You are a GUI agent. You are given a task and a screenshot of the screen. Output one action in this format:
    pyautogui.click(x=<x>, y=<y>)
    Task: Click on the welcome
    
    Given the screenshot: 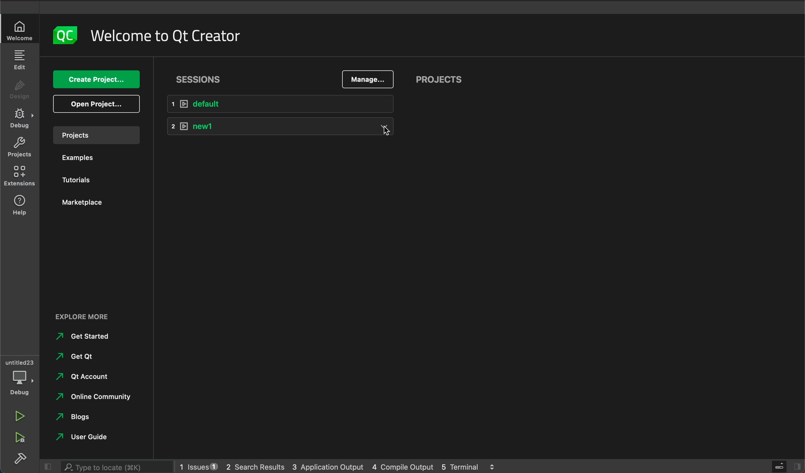 What is the action you would take?
    pyautogui.click(x=165, y=34)
    